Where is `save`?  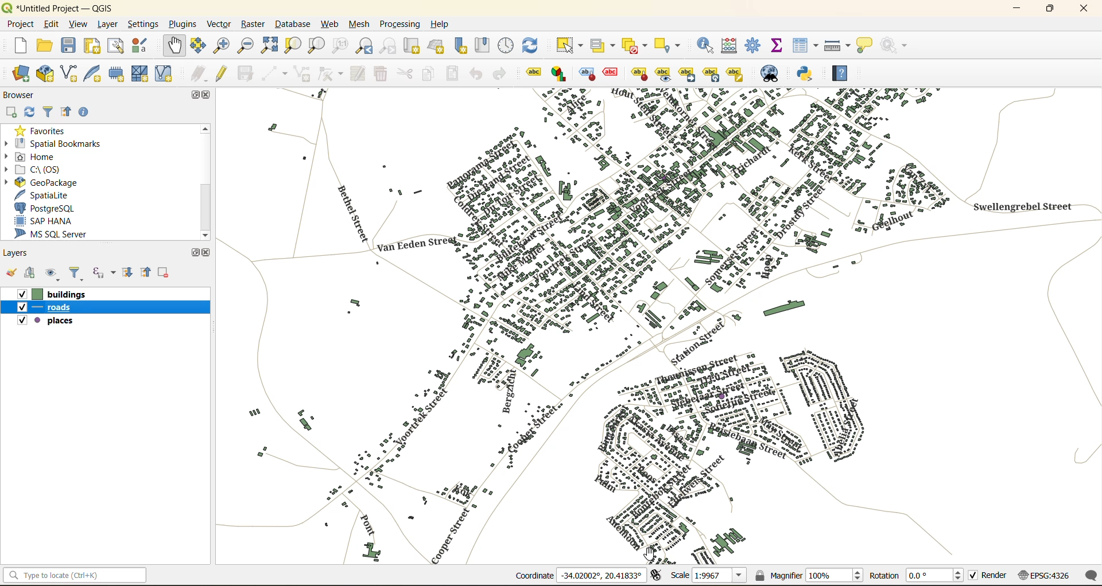 save is located at coordinates (69, 45).